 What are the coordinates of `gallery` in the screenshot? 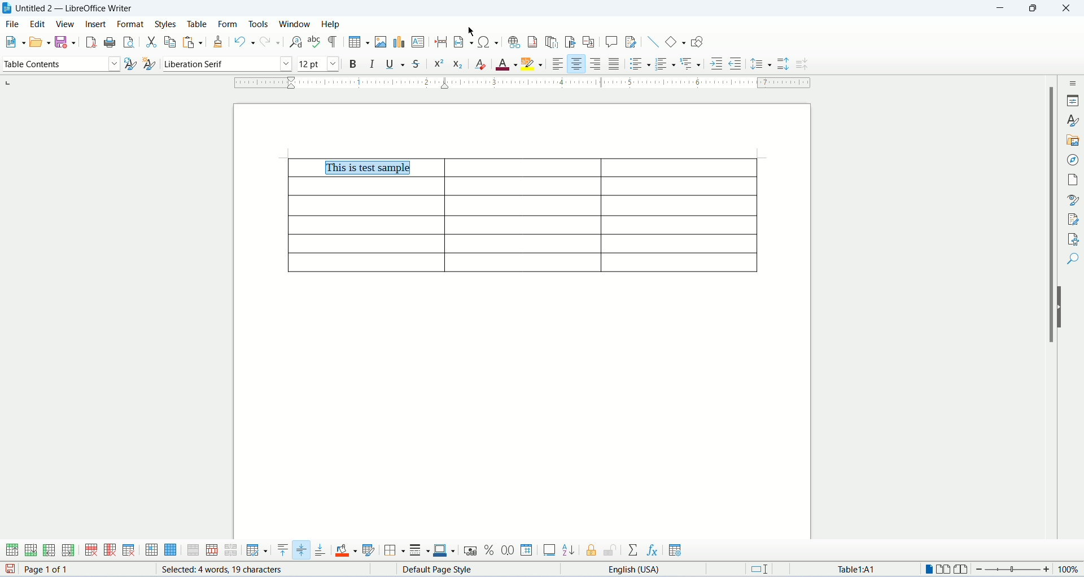 It's located at (1075, 139).